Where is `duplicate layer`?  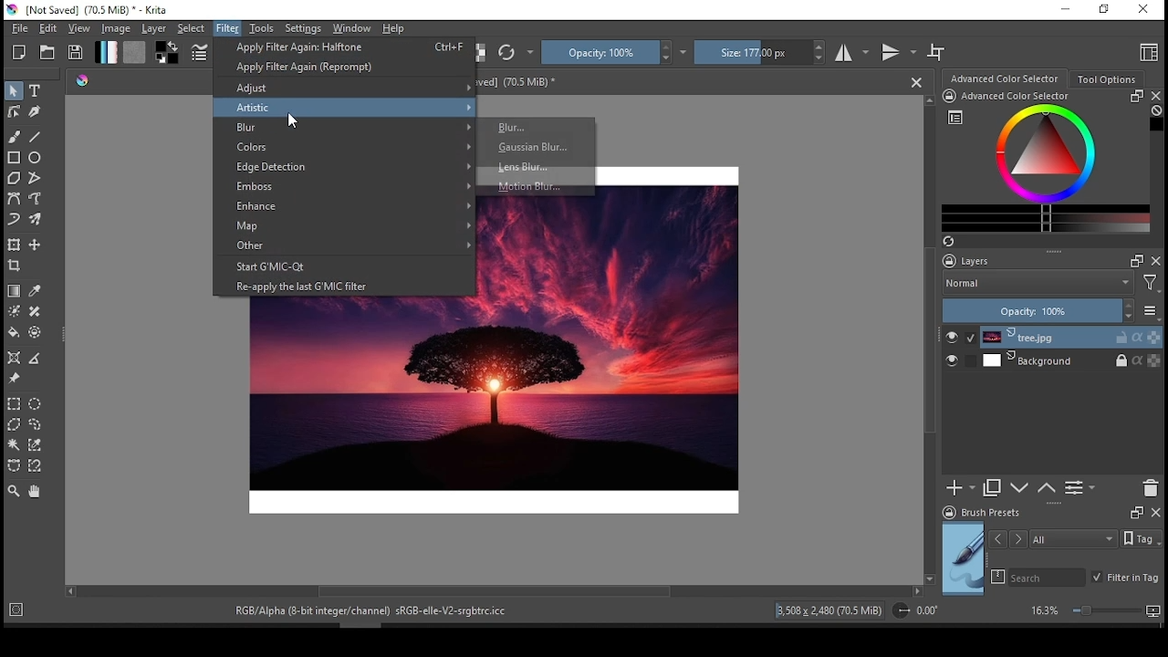 duplicate layer is located at coordinates (992, 489).